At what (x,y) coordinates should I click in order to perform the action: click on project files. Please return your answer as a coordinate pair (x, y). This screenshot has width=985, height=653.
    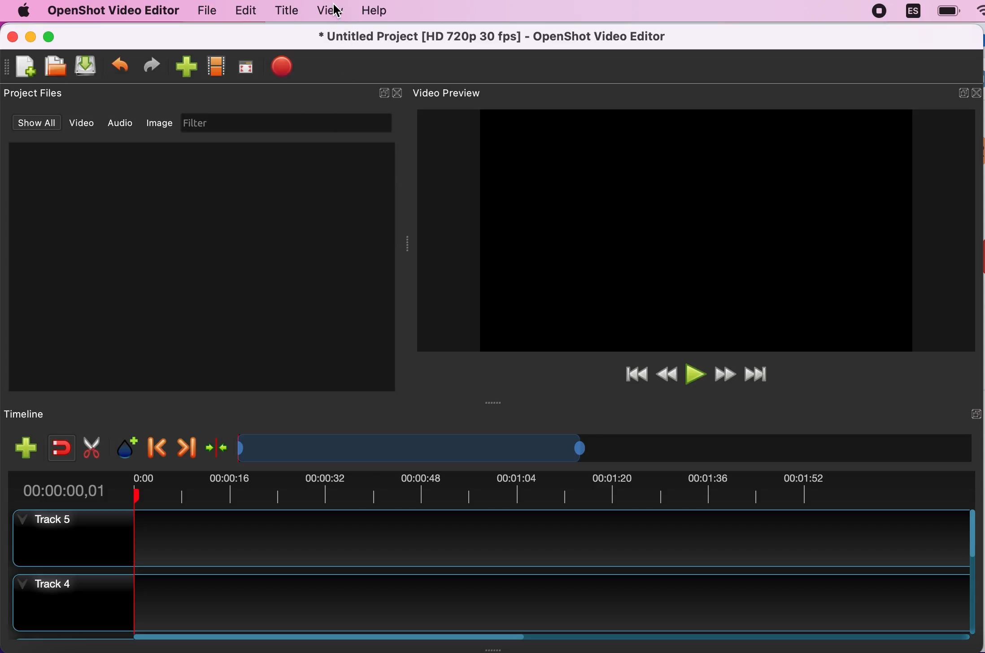
    Looking at the image, I should click on (35, 94).